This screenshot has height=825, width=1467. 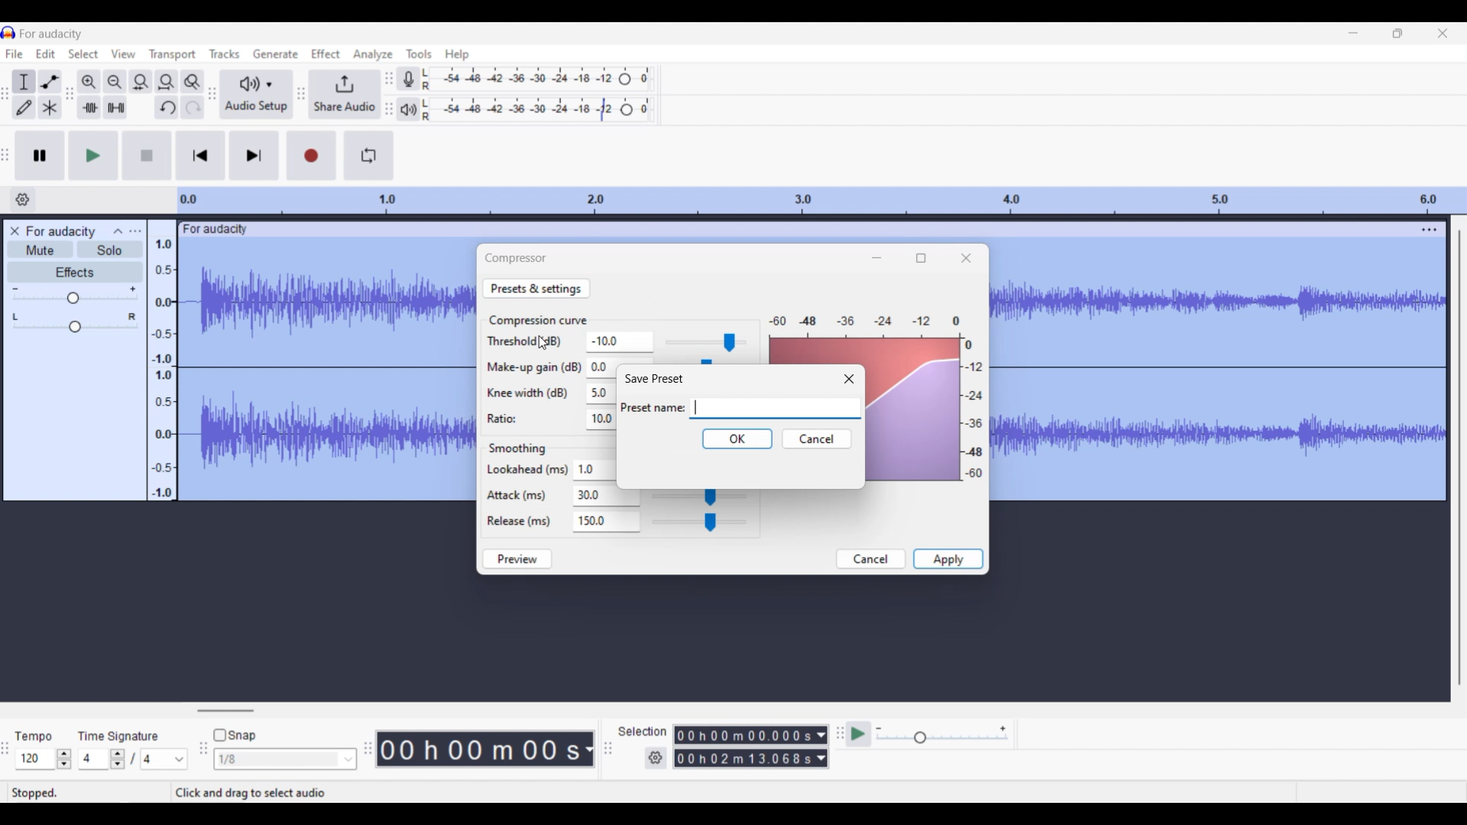 What do you see at coordinates (821, 746) in the screenshot?
I see `Duration measurement` at bounding box center [821, 746].